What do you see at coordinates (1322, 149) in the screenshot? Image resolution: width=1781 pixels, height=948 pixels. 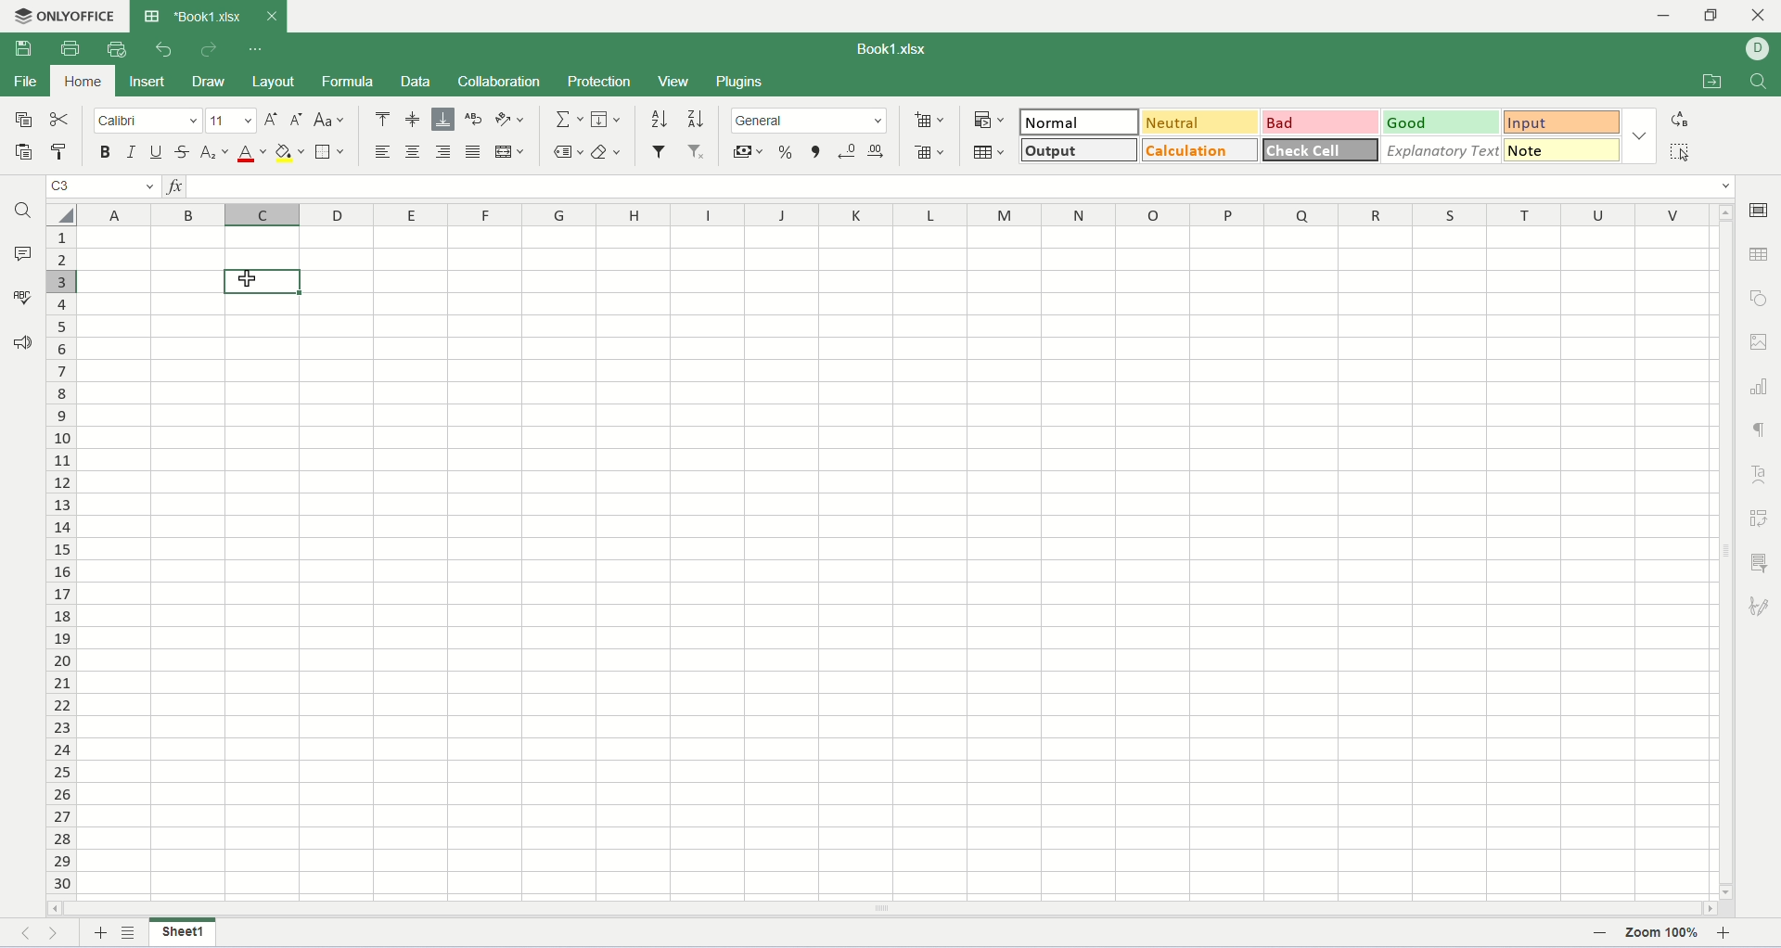 I see `check cell` at bounding box center [1322, 149].